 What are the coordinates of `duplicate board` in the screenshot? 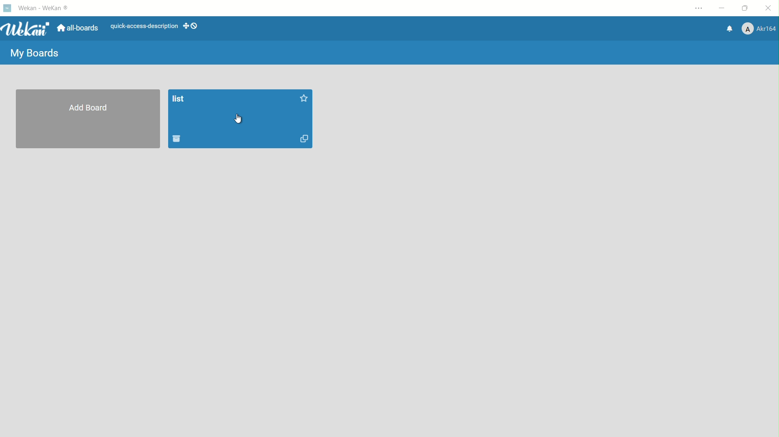 It's located at (304, 140).